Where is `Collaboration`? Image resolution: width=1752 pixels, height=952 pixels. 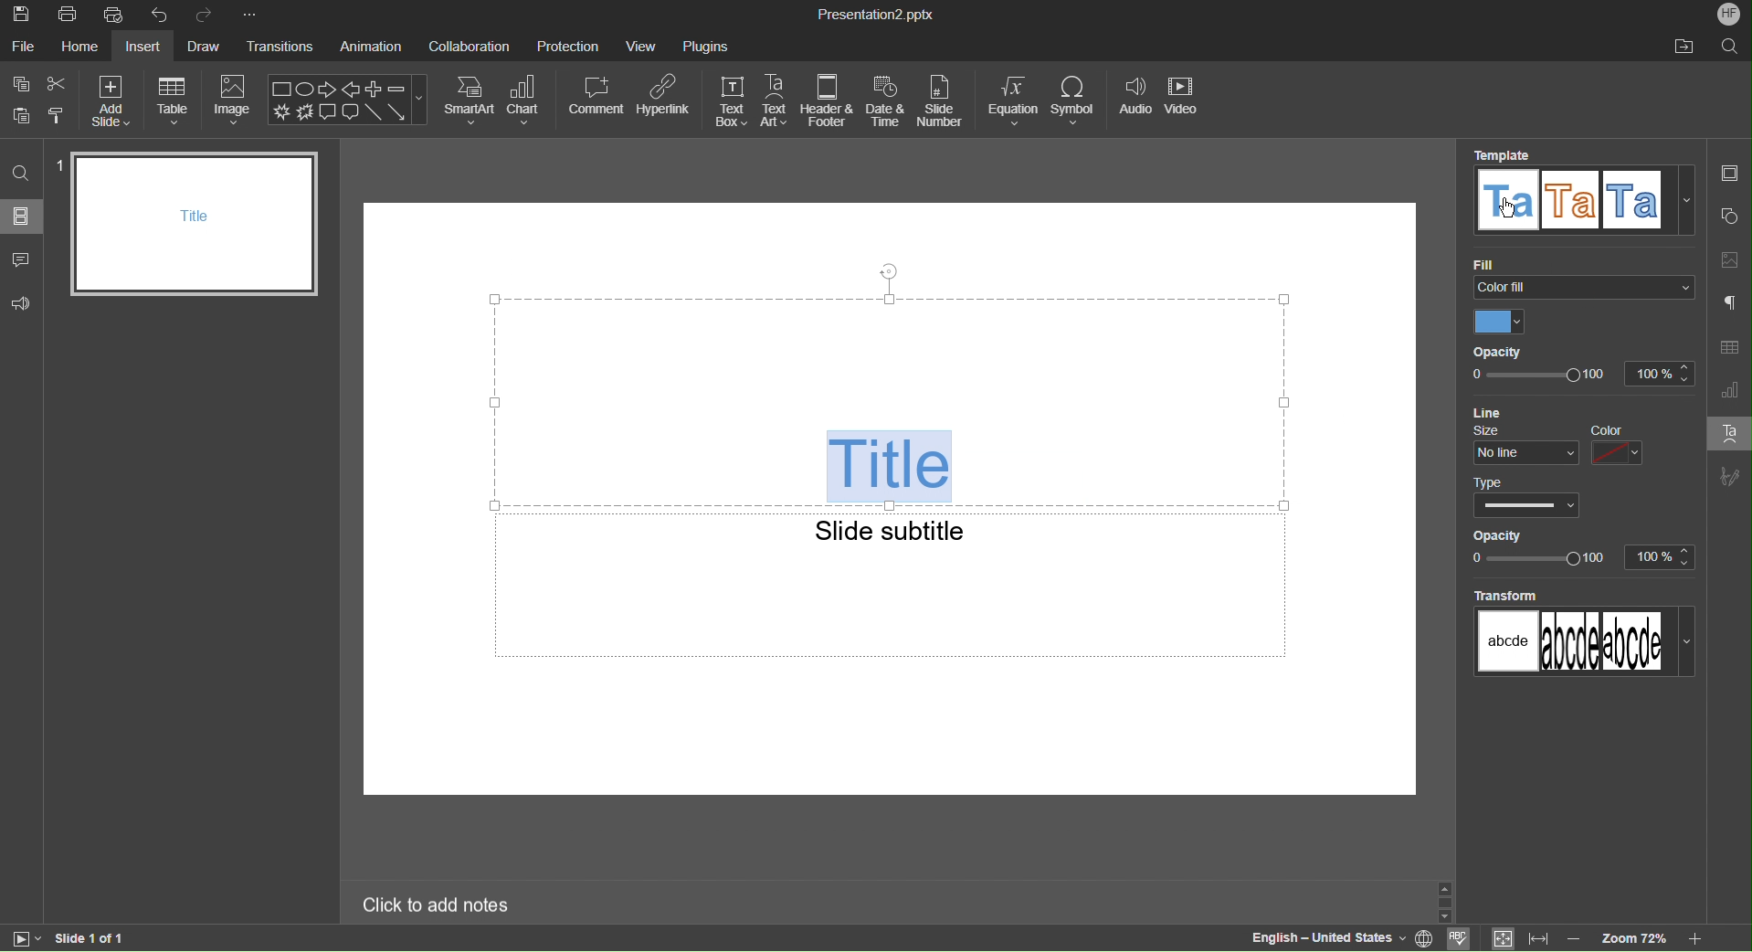 Collaboration is located at coordinates (470, 47).